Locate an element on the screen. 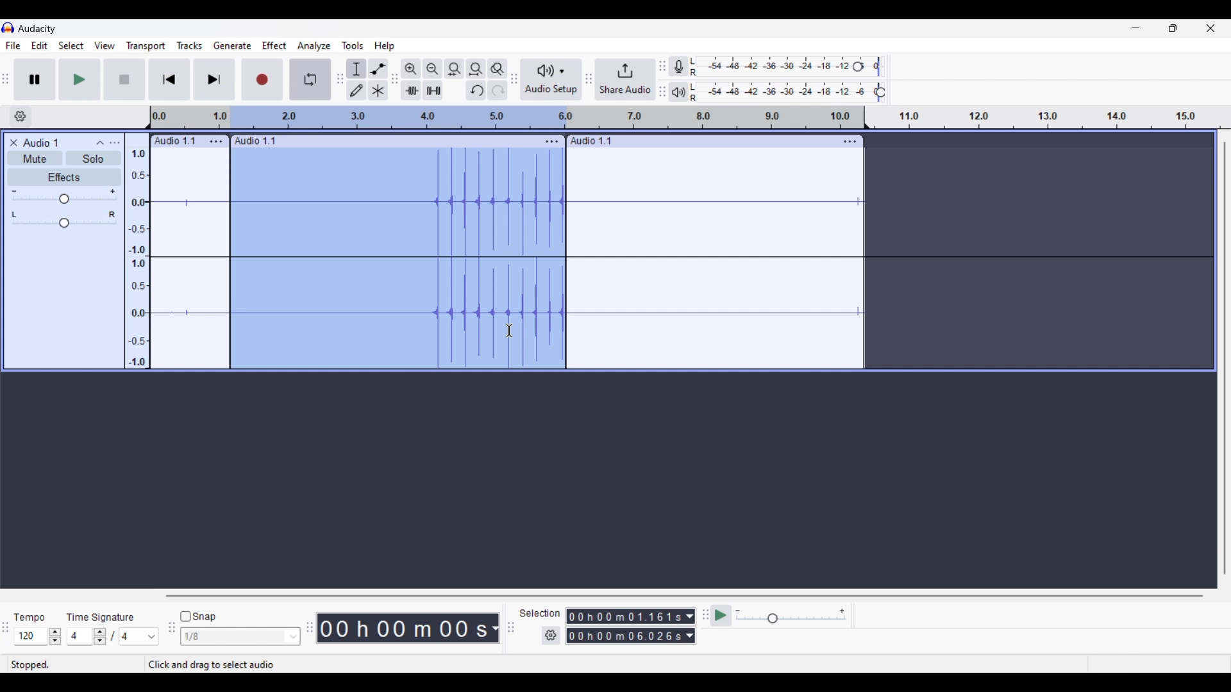 This screenshot has width=1231, height=692. Audio 1.1 is located at coordinates (256, 142).